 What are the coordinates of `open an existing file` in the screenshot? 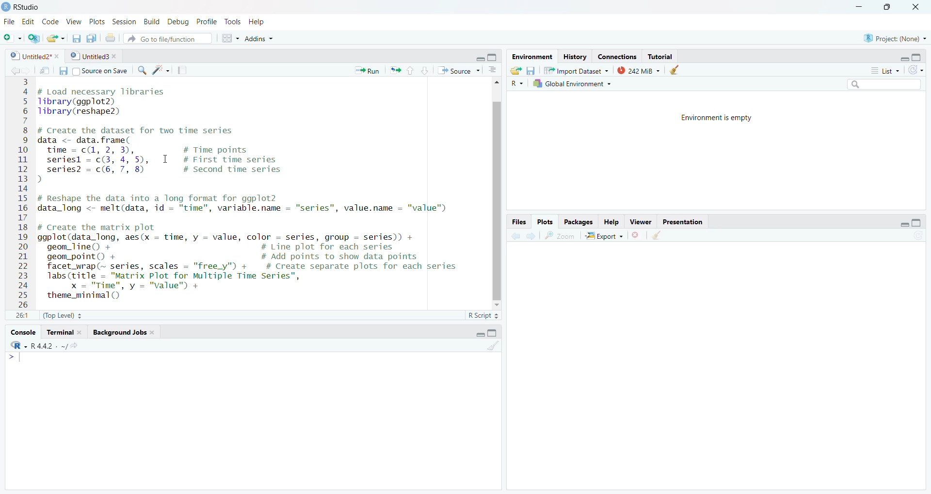 It's located at (56, 37).